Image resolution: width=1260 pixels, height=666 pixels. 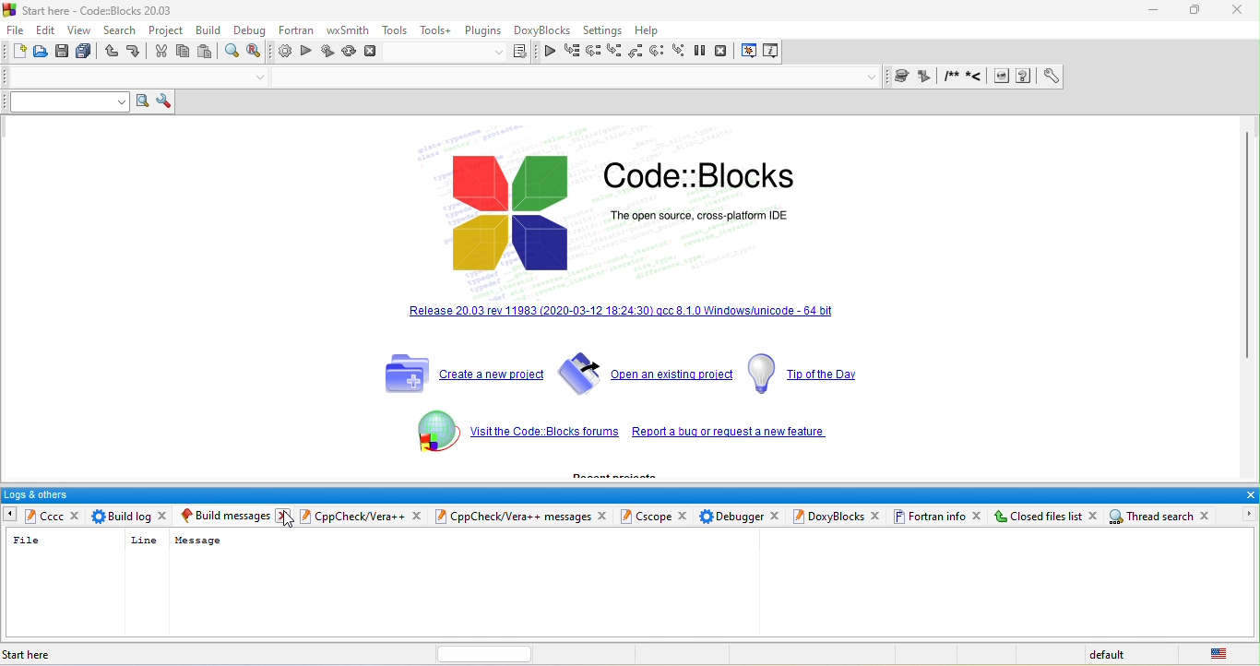 What do you see at coordinates (250, 31) in the screenshot?
I see `debug` at bounding box center [250, 31].